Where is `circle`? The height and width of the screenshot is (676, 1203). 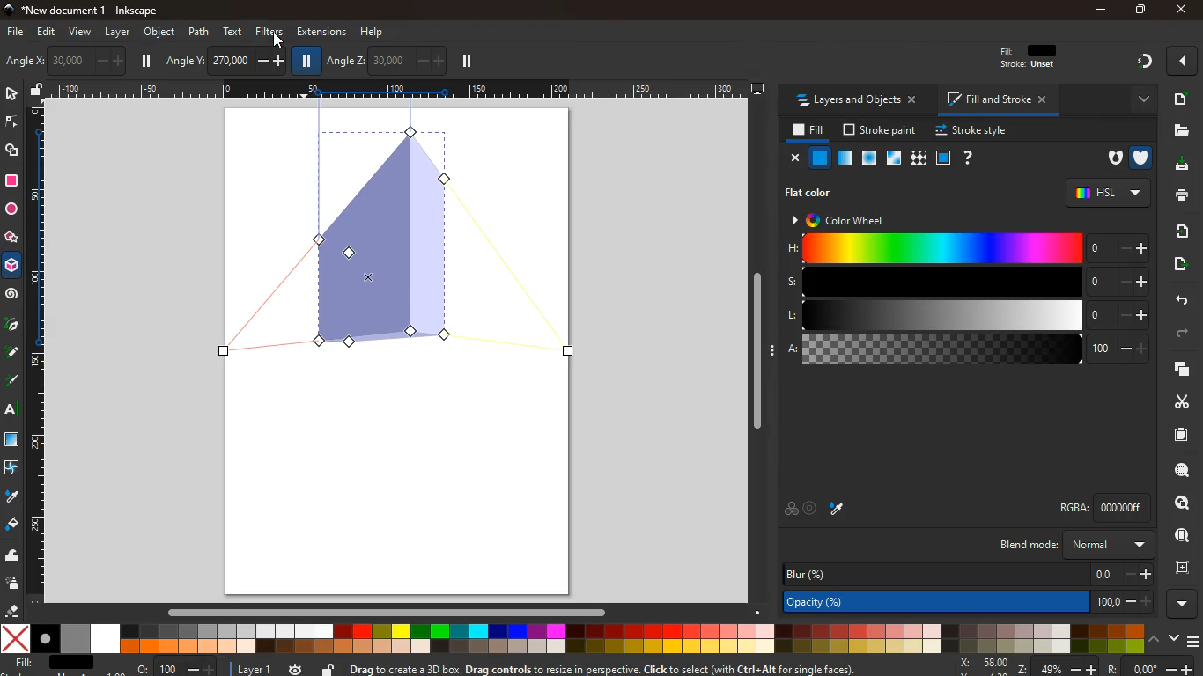 circle is located at coordinates (11, 209).